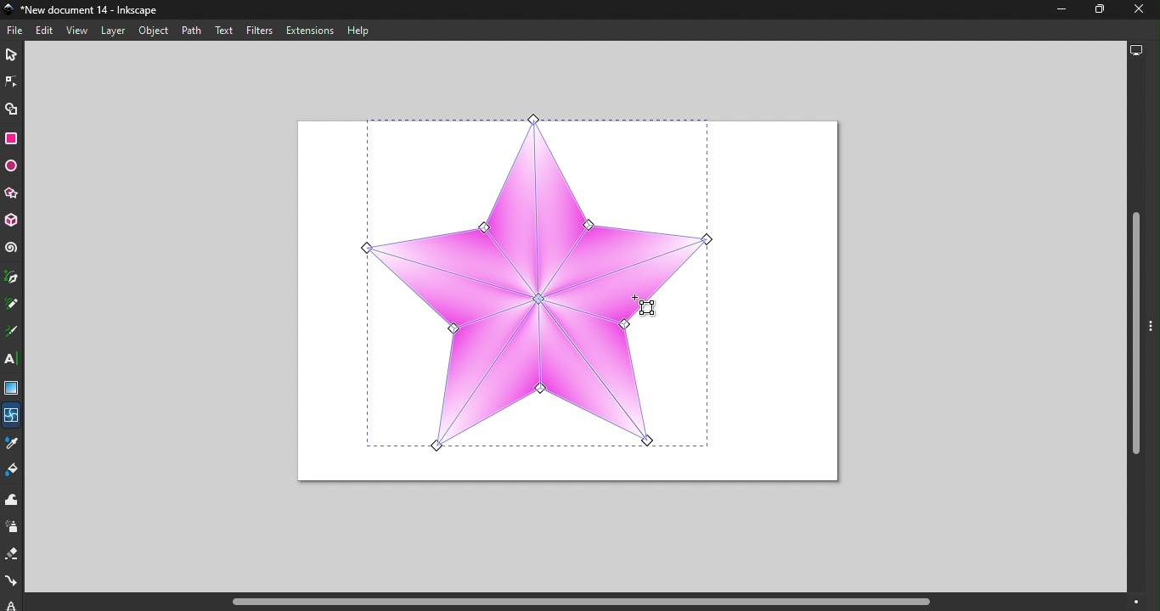 The width and height of the screenshot is (1160, 611). I want to click on Canvas, so click(568, 301).